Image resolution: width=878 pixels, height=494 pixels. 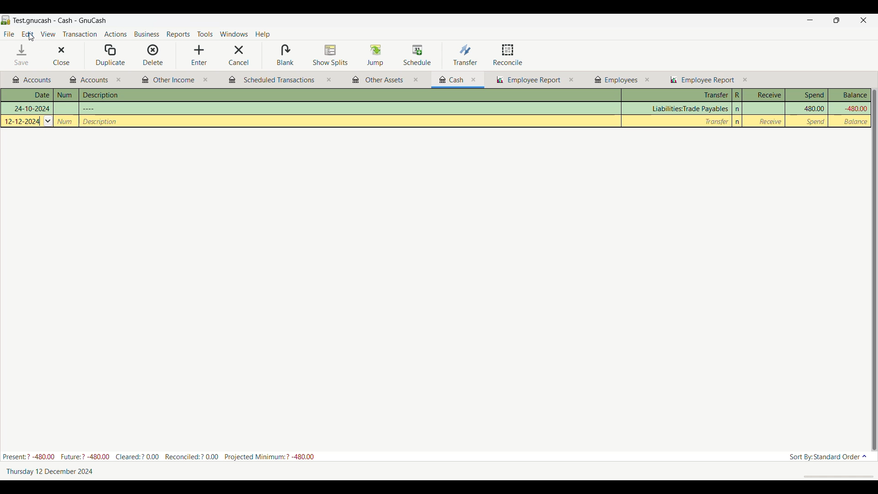 I want to click on , so click(x=101, y=121).